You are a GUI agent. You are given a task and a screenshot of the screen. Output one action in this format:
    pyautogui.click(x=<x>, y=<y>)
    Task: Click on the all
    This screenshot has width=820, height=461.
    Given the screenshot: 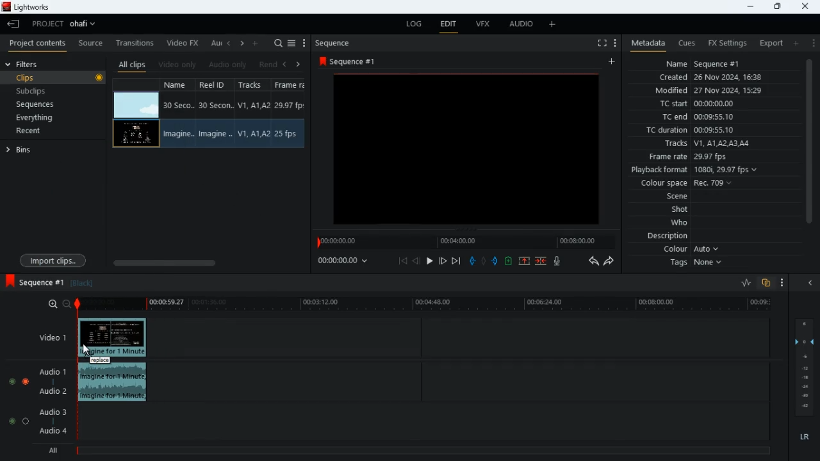 What is the action you would take?
    pyautogui.click(x=51, y=451)
    